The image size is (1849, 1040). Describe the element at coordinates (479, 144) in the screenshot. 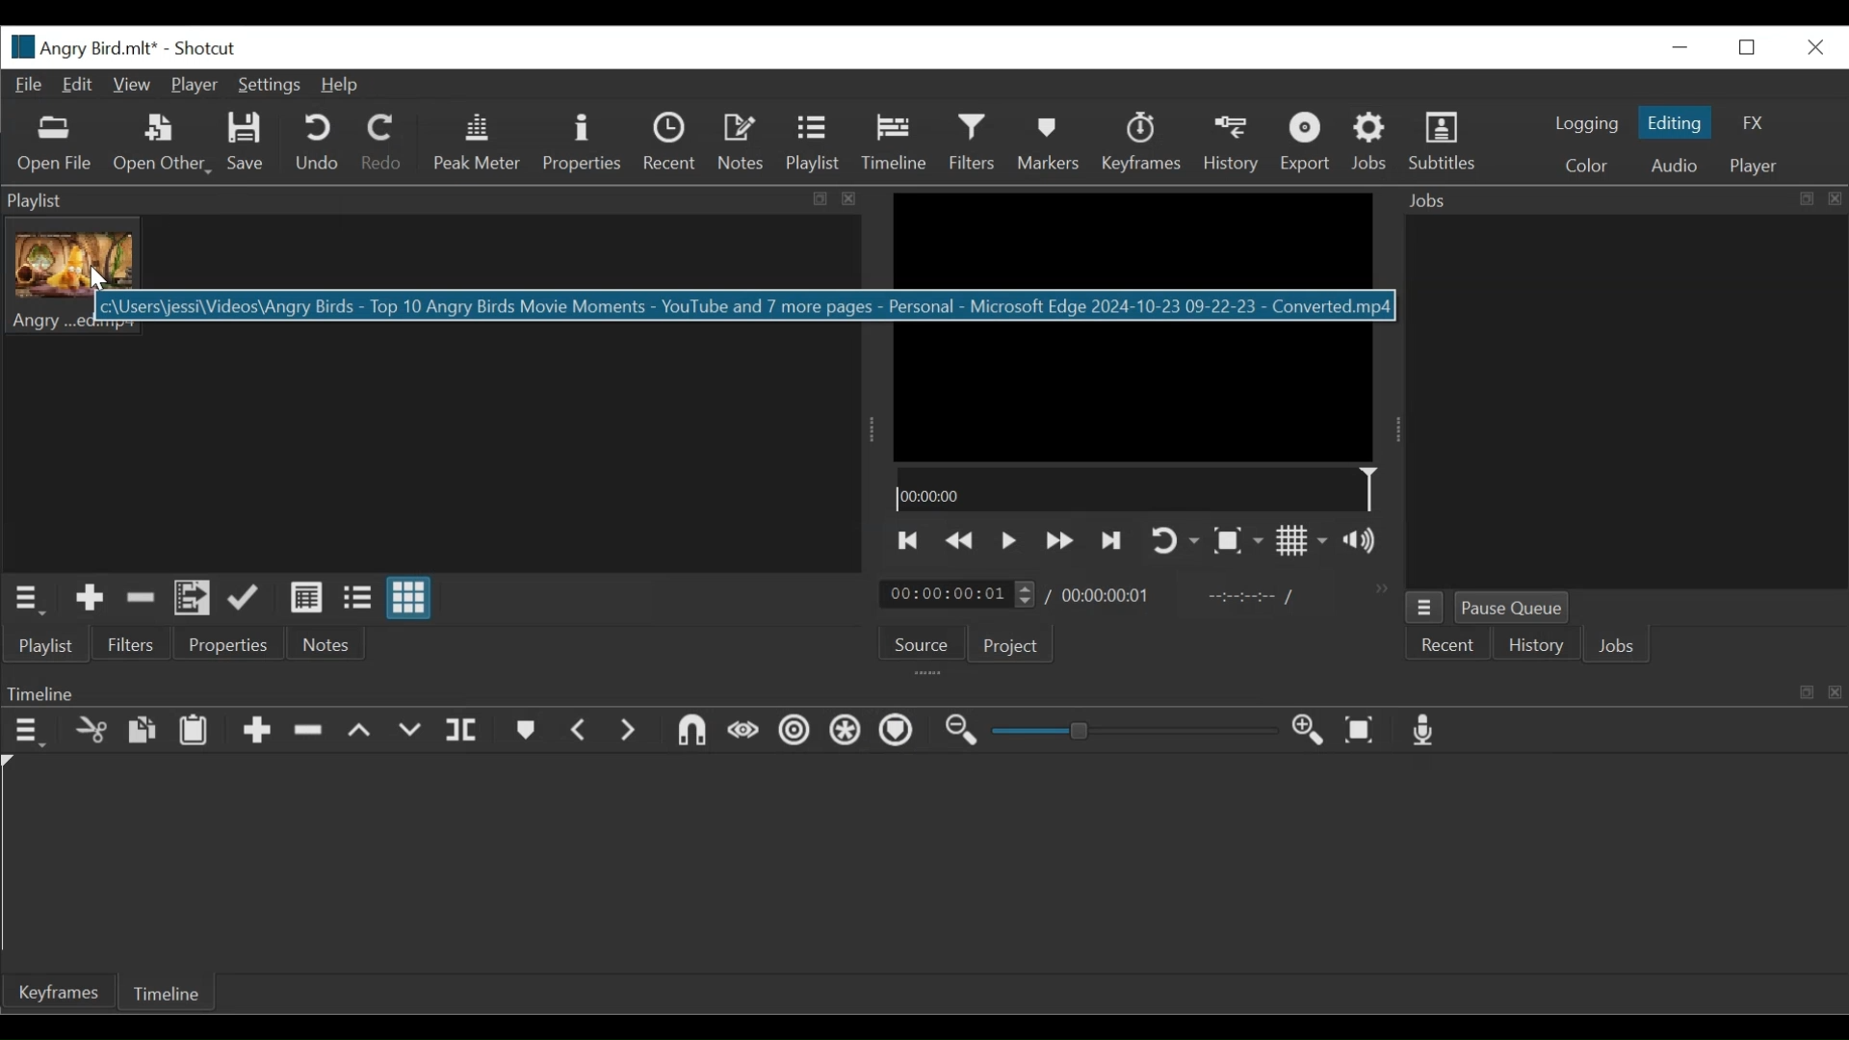

I see `Peak master` at that location.